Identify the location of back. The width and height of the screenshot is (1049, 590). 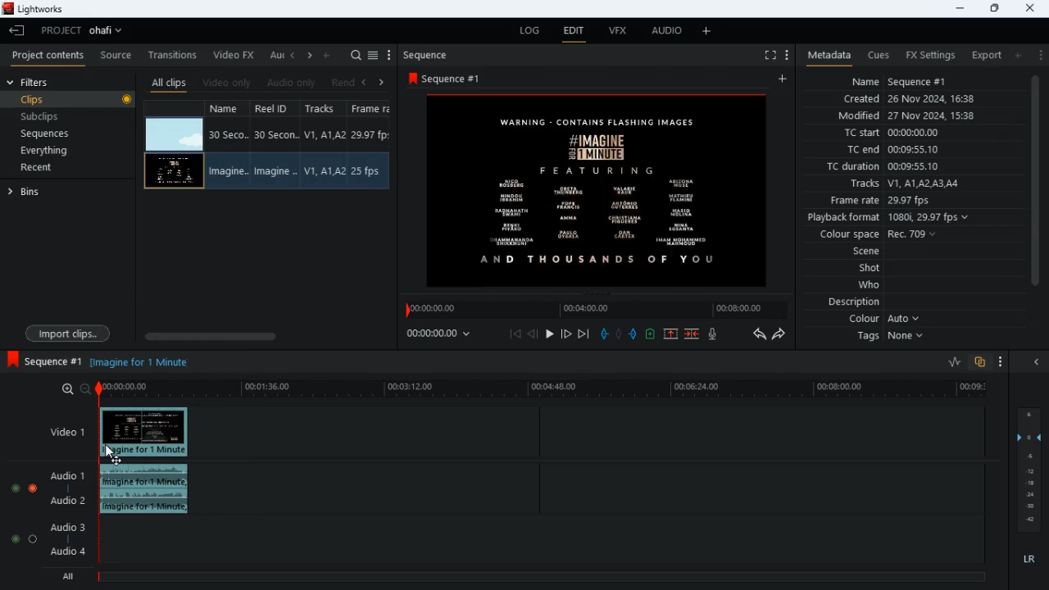
(533, 334).